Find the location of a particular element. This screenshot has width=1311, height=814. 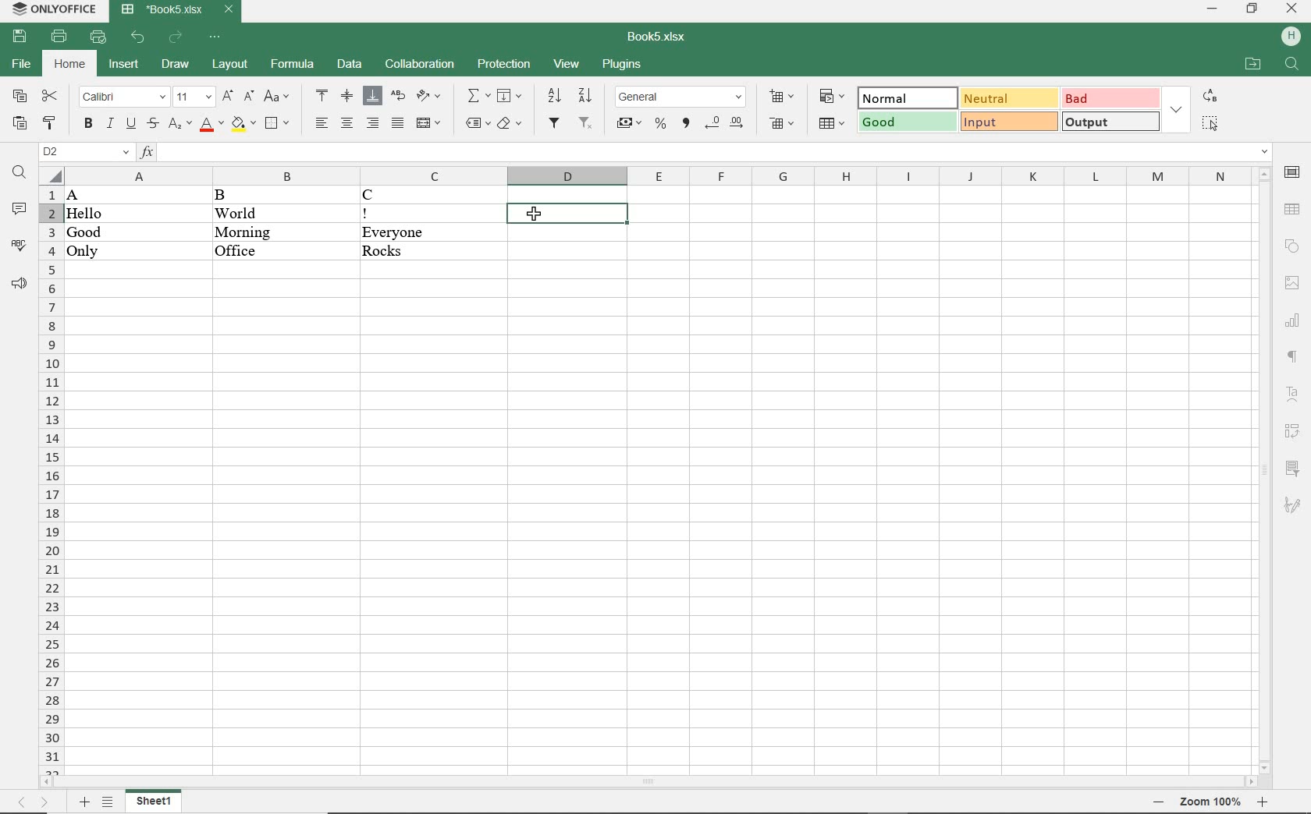

ADD SHEETS is located at coordinates (83, 801).